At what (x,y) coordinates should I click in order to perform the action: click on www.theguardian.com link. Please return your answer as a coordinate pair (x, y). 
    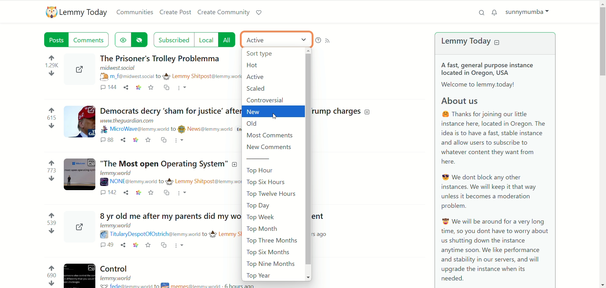
    Looking at the image, I should click on (134, 122).